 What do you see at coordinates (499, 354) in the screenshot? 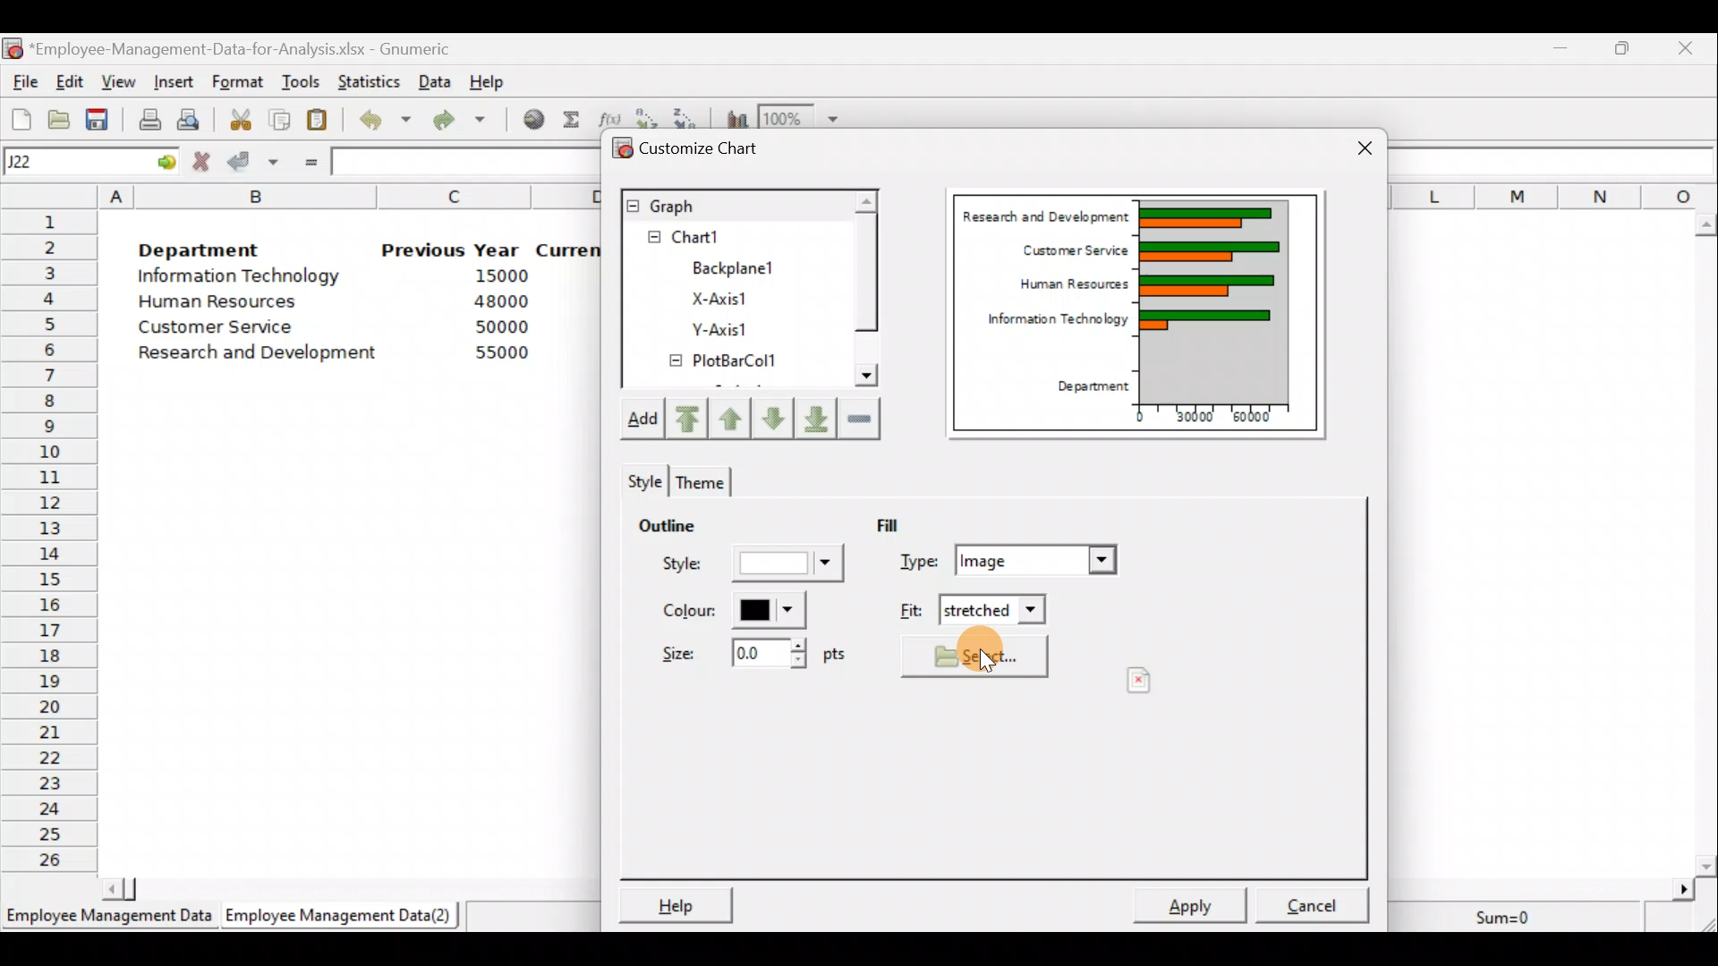
I see `55000` at bounding box center [499, 354].